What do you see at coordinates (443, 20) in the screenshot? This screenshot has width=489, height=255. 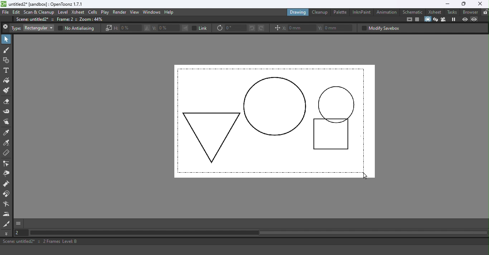 I see `Camera view` at bounding box center [443, 20].